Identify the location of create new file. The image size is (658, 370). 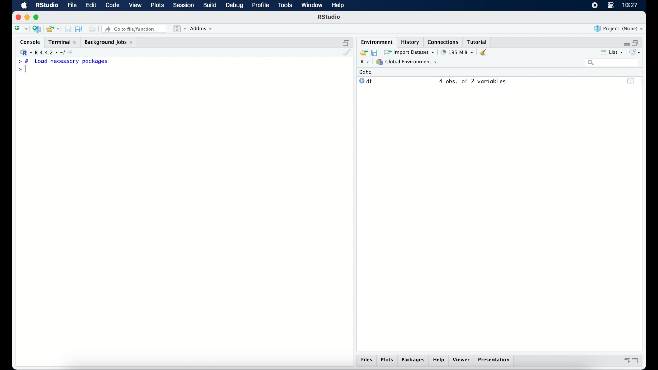
(21, 29).